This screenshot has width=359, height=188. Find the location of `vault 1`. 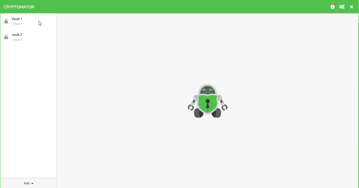

vault 1 is located at coordinates (16, 21).